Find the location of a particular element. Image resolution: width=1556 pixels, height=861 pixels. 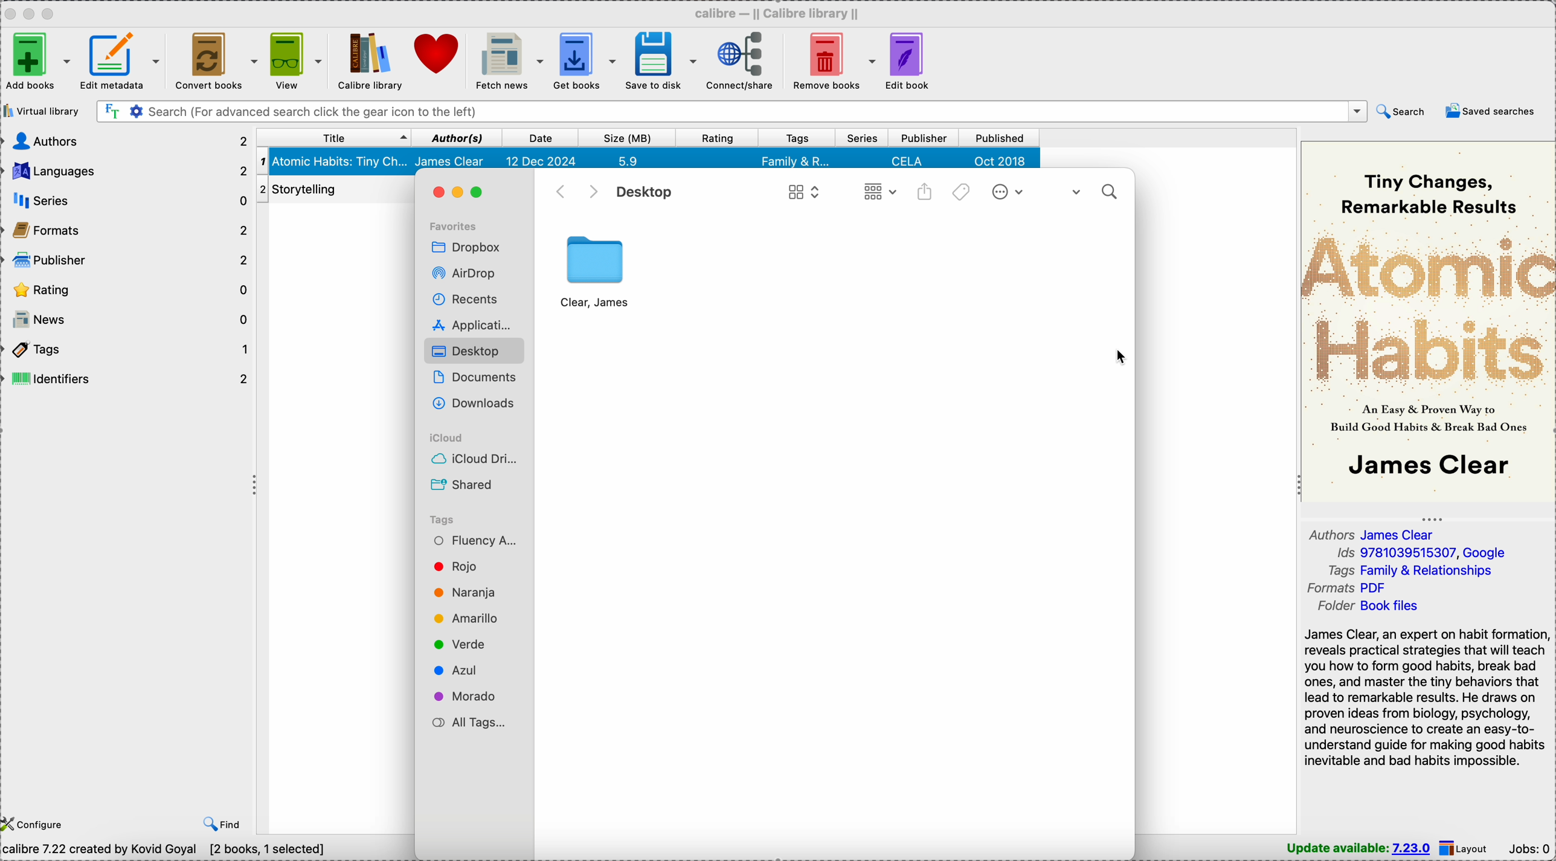

view is located at coordinates (295, 60).